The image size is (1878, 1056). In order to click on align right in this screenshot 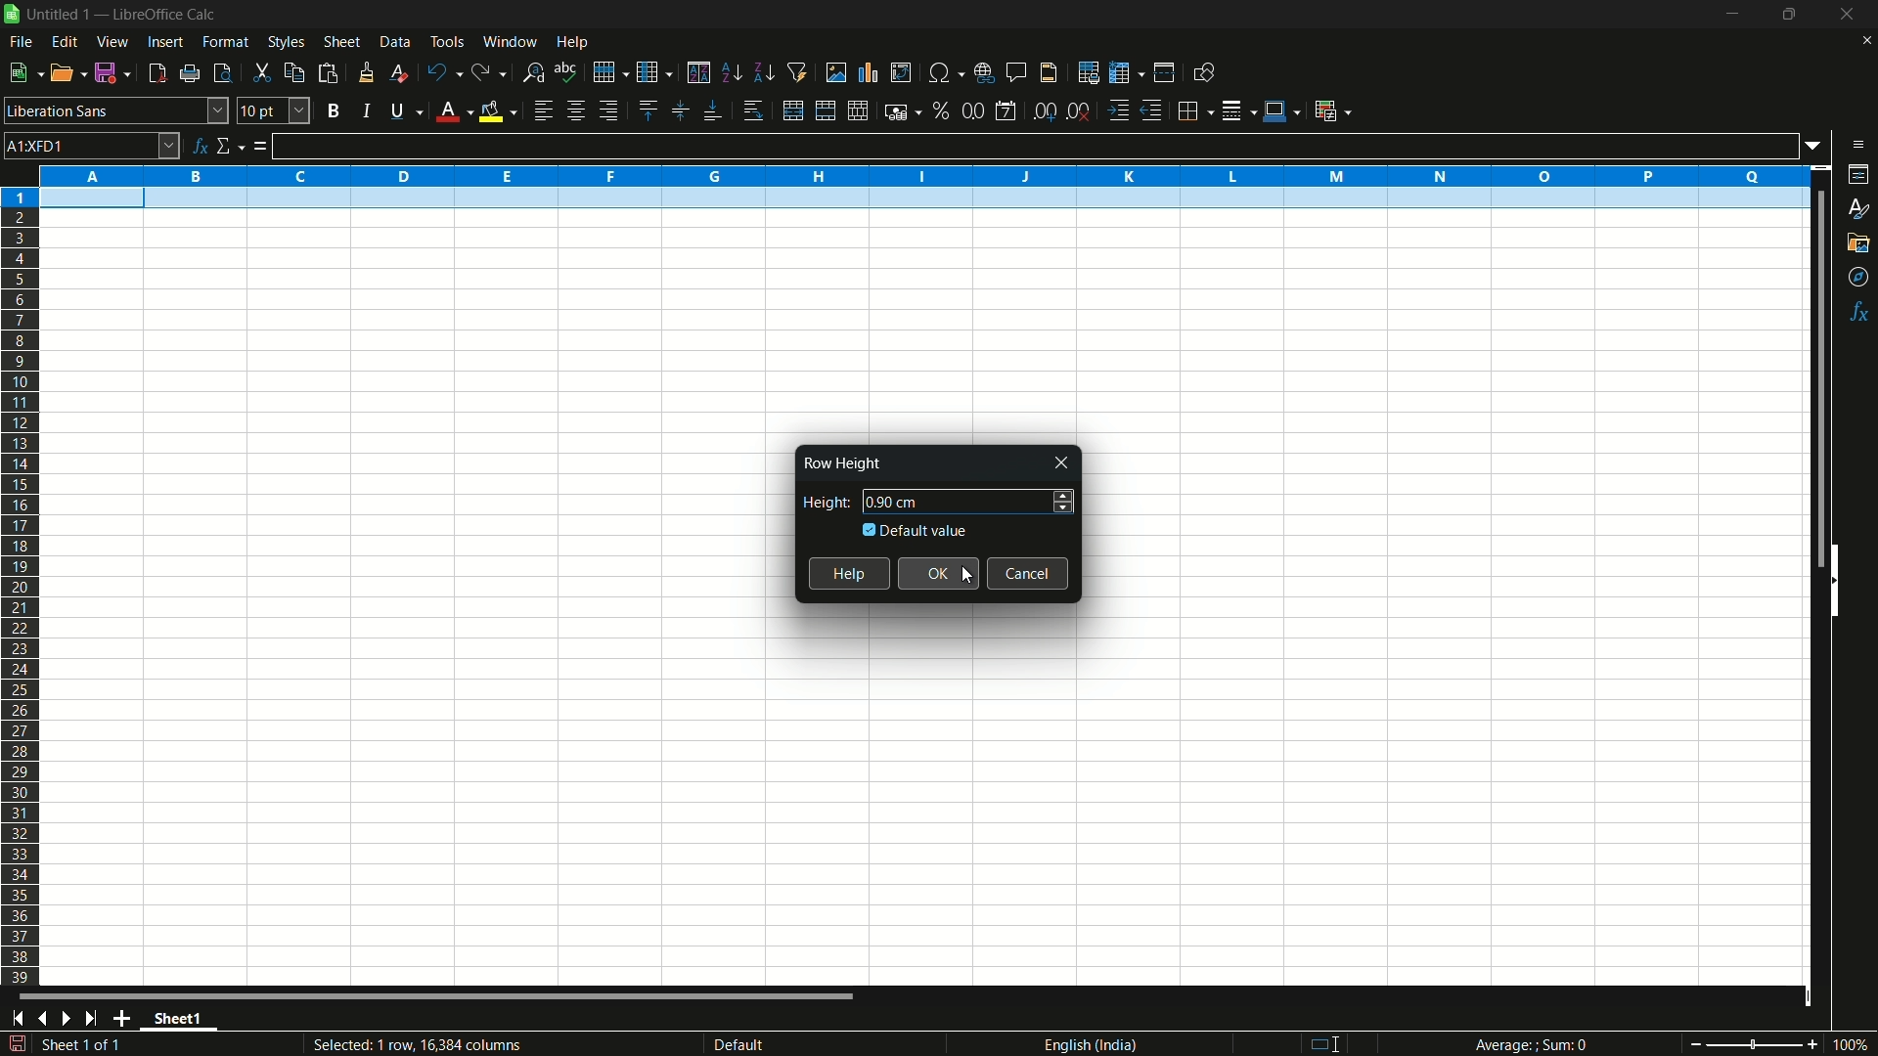, I will do `click(606, 111)`.